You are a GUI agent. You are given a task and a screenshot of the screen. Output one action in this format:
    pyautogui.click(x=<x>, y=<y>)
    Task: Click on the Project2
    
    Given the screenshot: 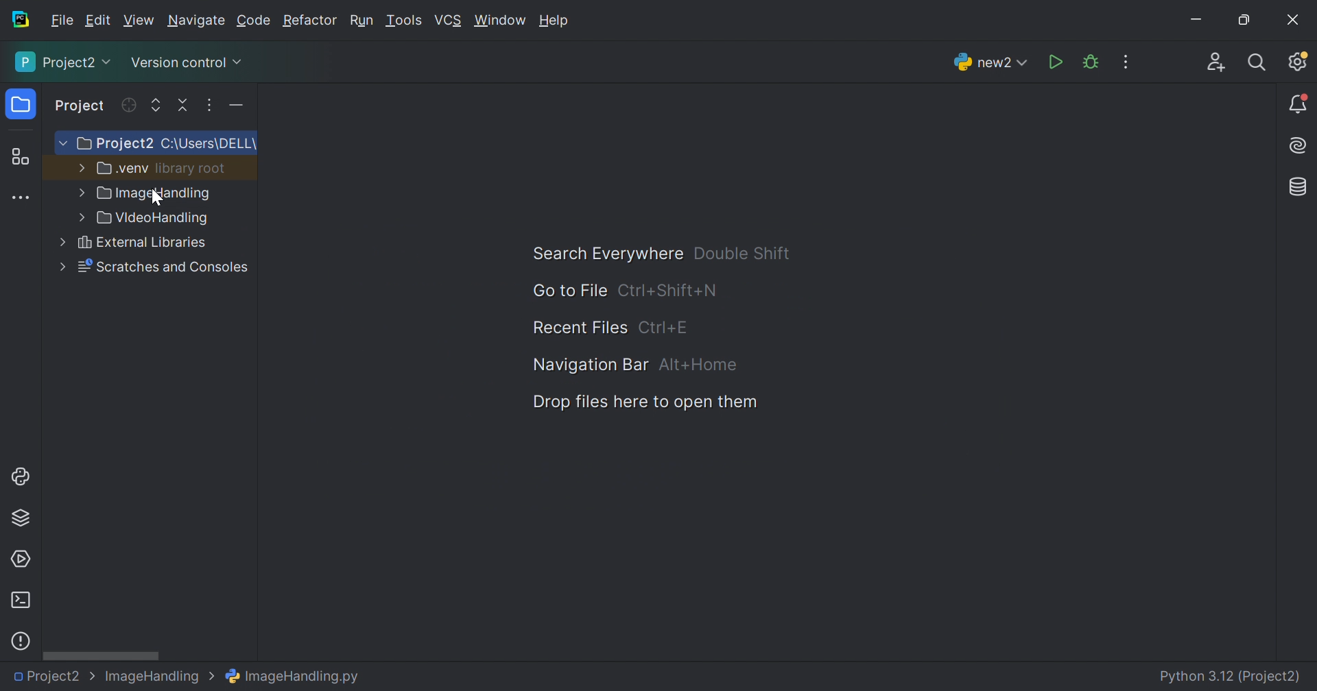 What is the action you would take?
    pyautogui.click(x=114, y=144)
    